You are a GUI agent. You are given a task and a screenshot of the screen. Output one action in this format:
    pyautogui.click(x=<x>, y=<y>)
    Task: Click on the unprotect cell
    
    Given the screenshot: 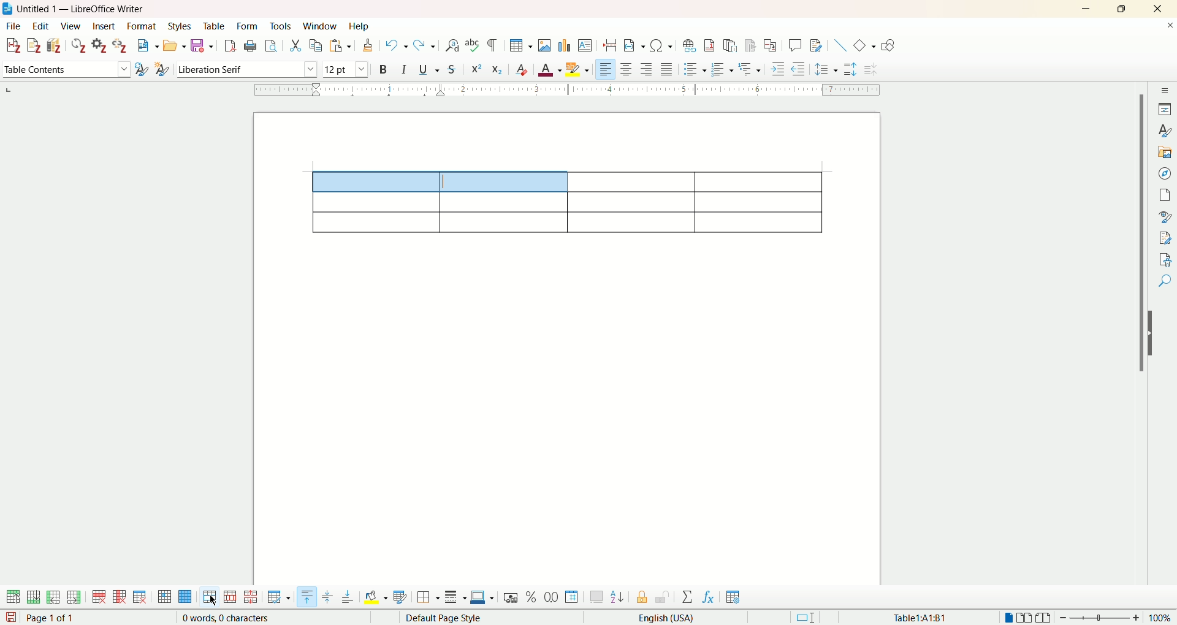 What is the action you would take?
    pyautogui.click(x=661, y=596)
    